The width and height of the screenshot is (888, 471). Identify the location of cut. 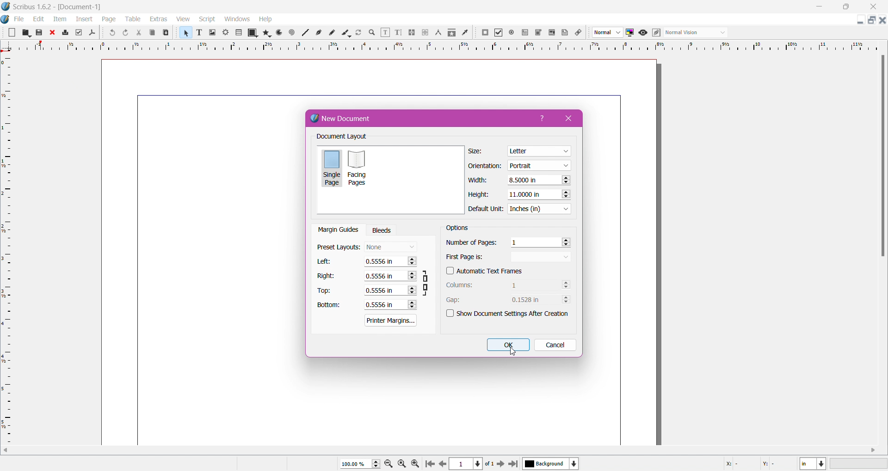
(140, 33).